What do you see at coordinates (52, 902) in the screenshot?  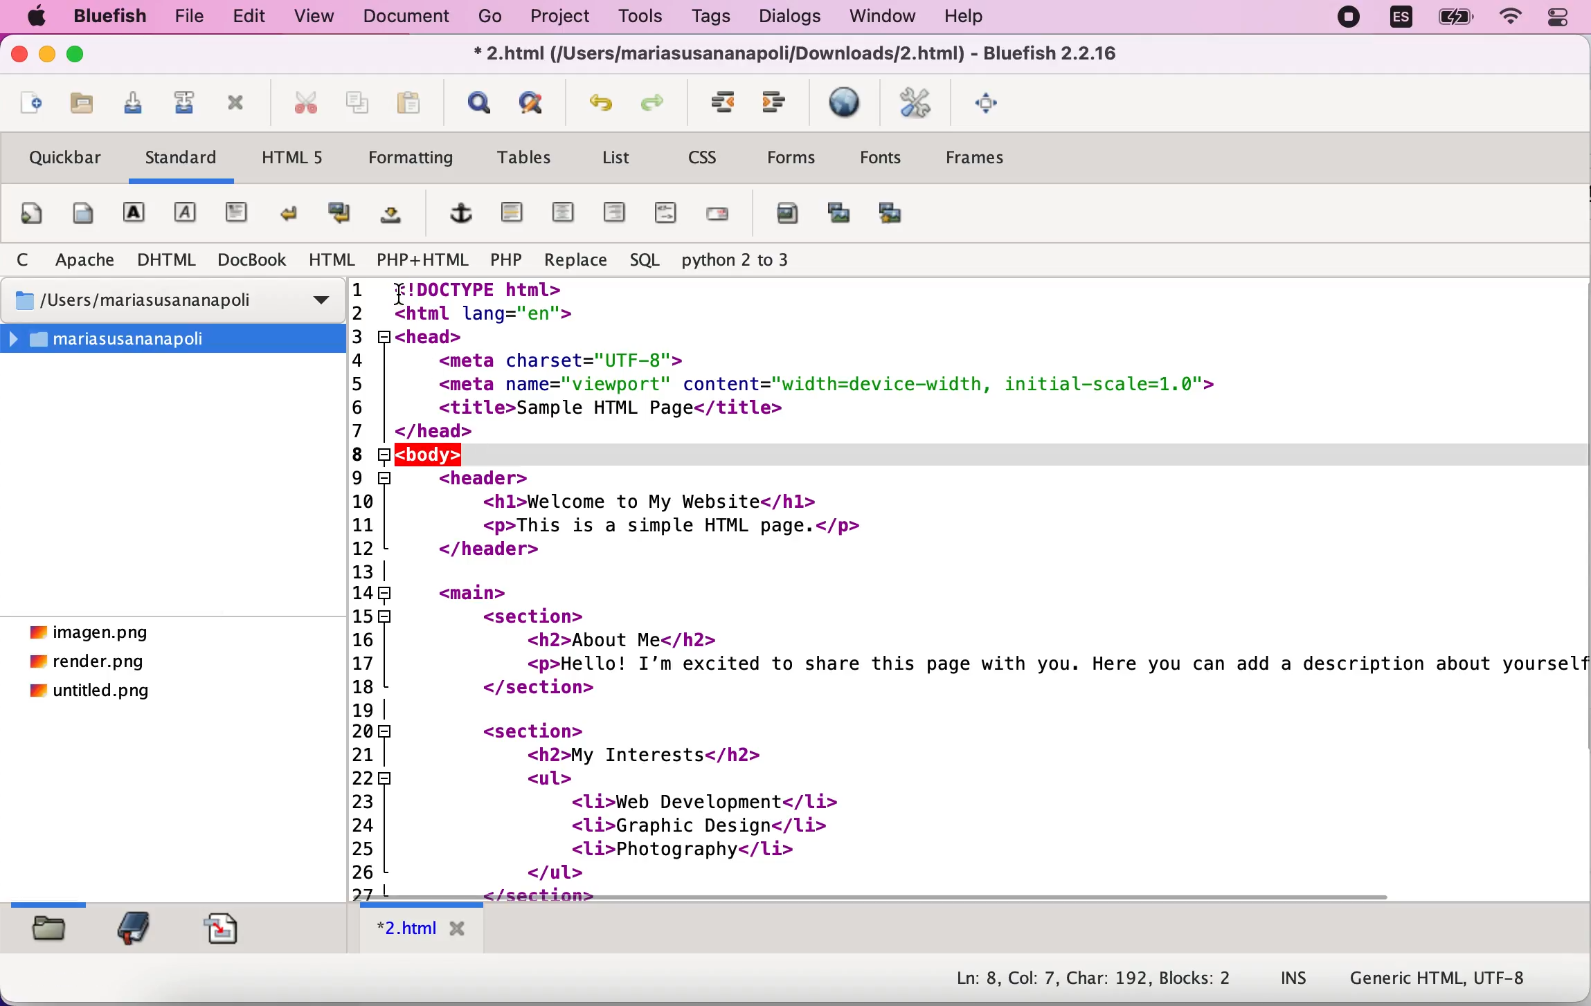 I see `slider` at bounding box center [52, 902].